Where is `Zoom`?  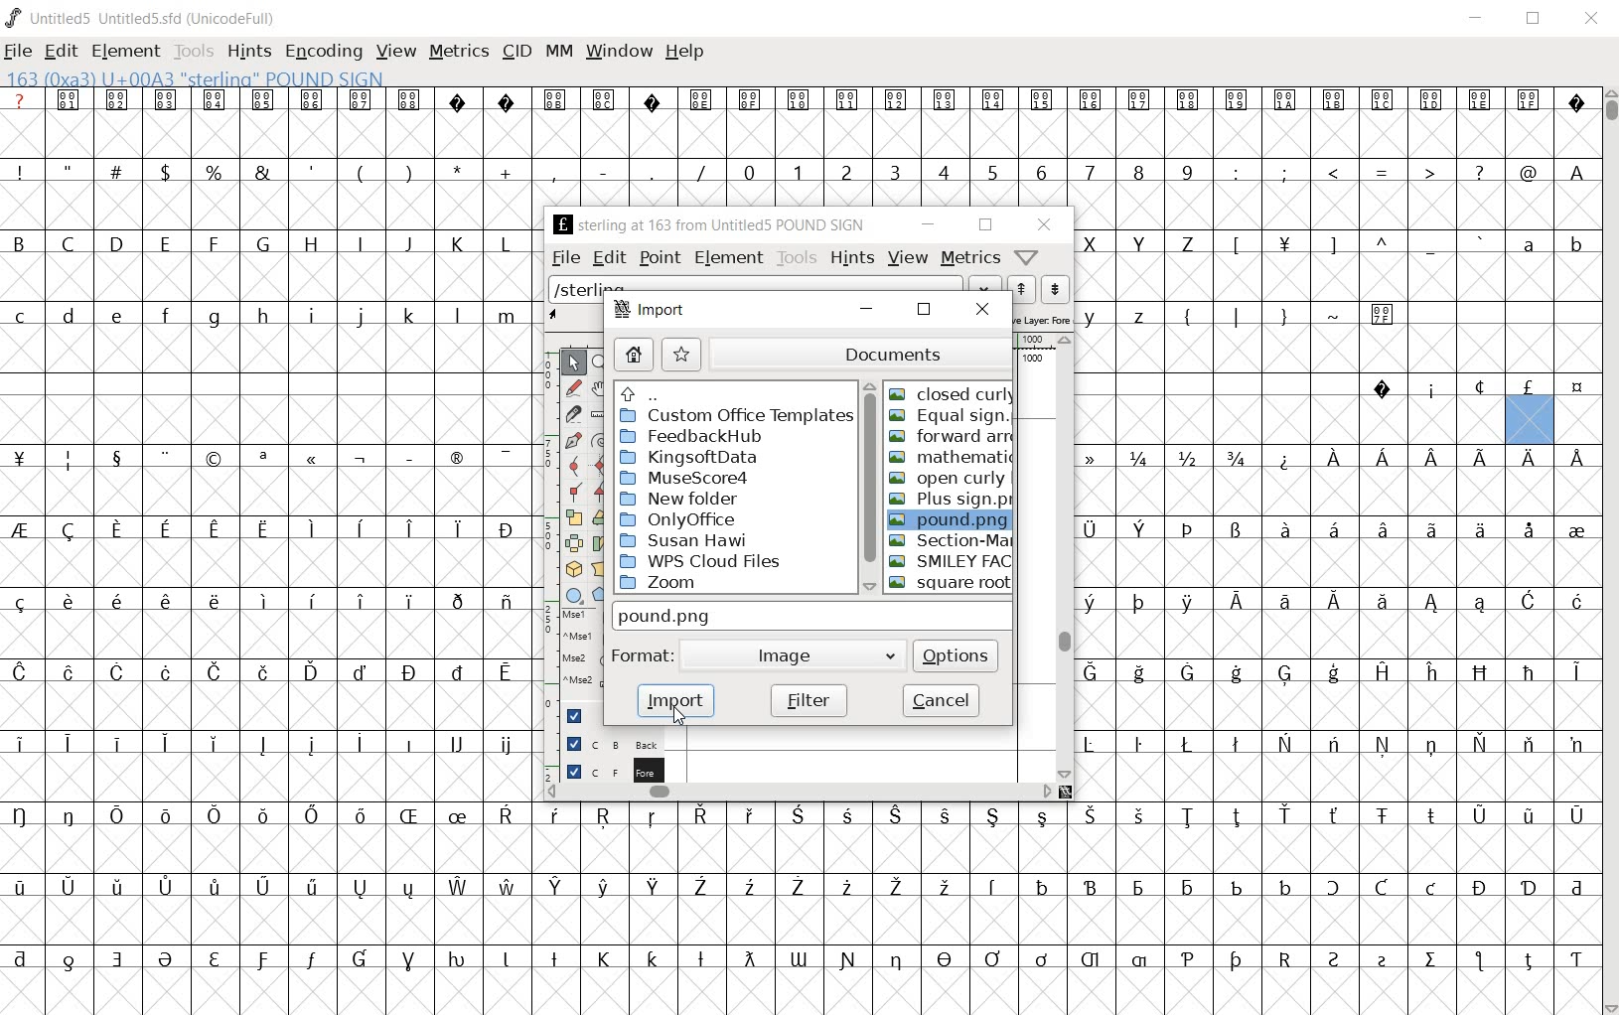
Zoom is located at coordinates (677, 581).